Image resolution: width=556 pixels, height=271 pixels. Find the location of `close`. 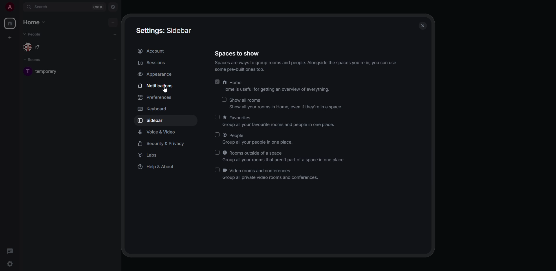

close is located at coordinates (423, 25).